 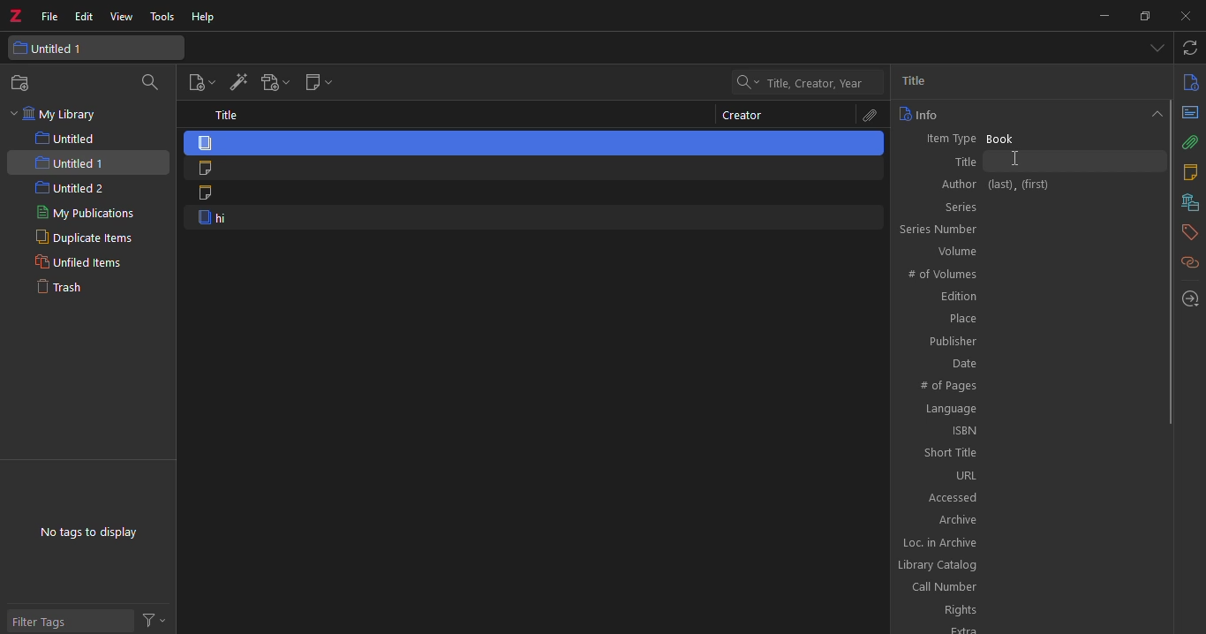 I want to click on library, so click(x=1187, y=202).